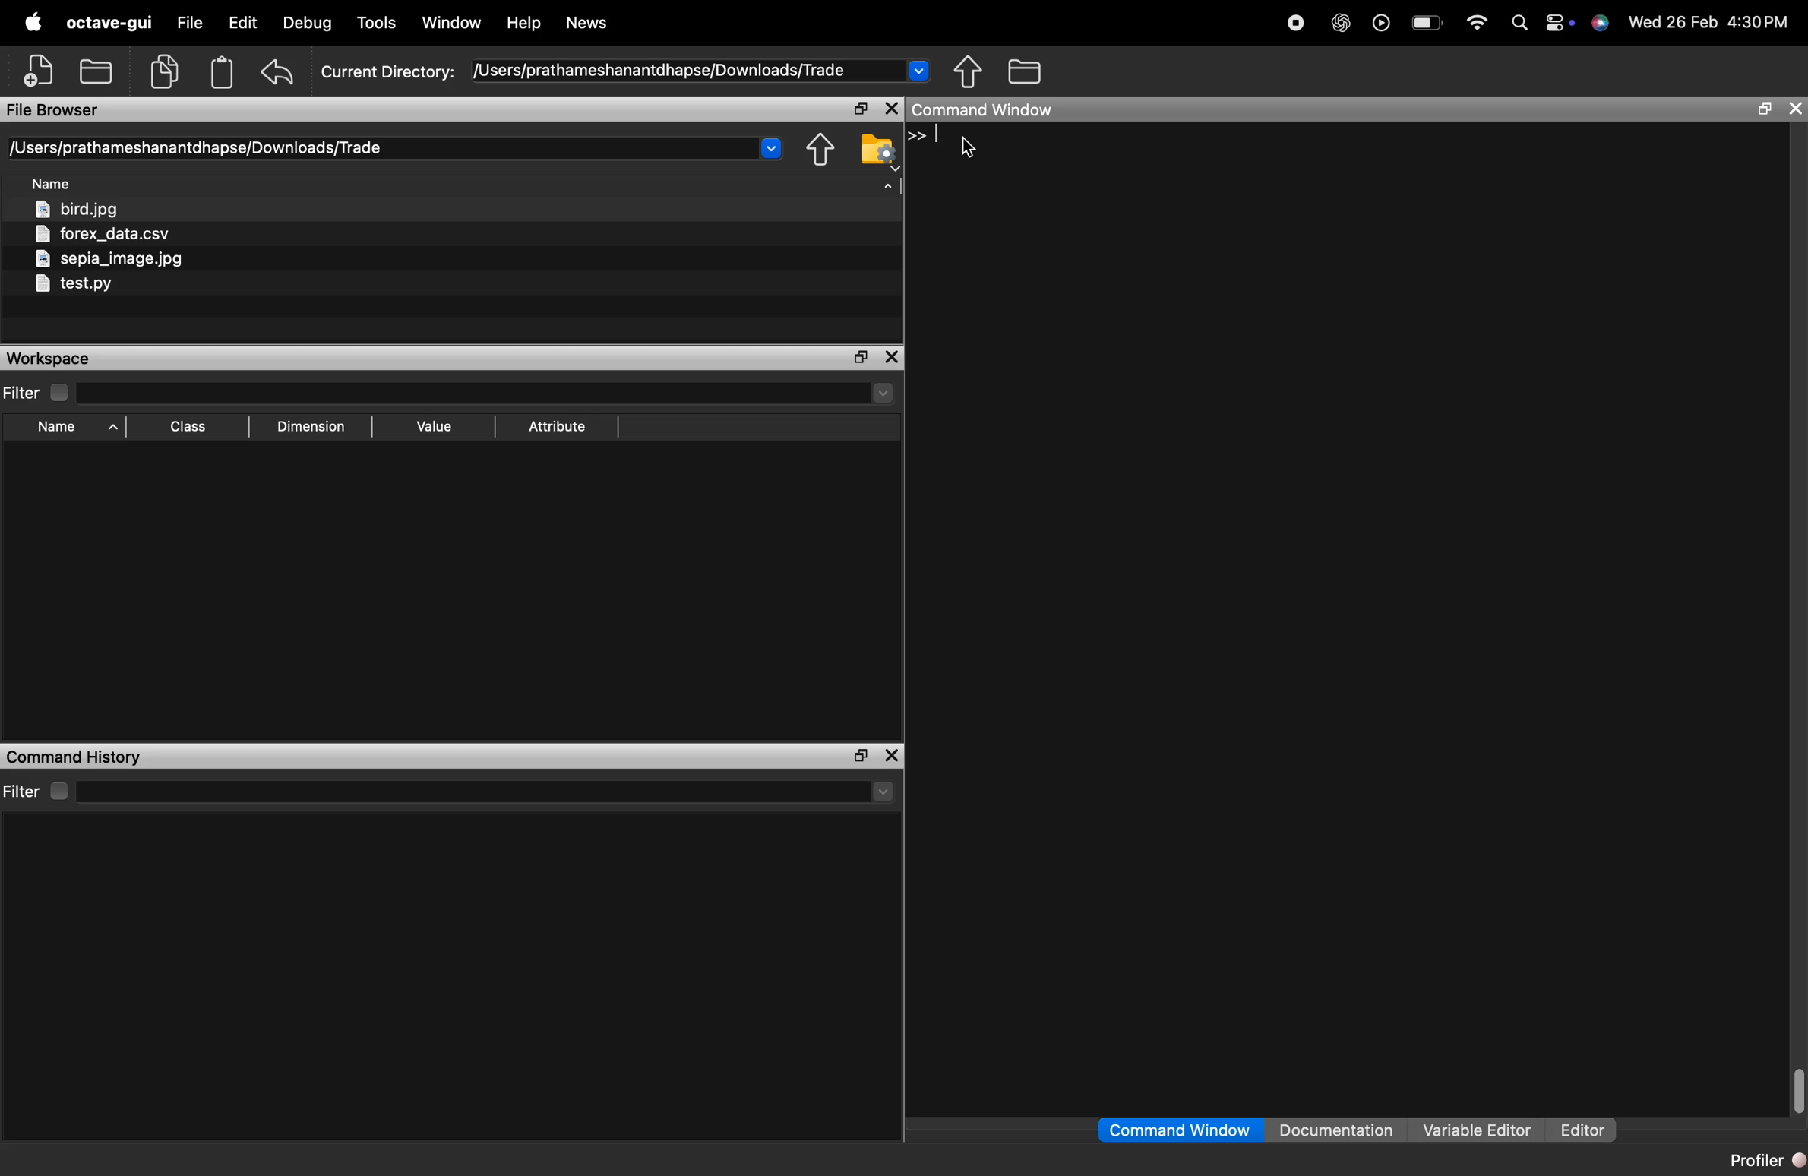 This screenshot has height=1176, width=1808. What do you see at coordinates (1519, 27) in the screenshot?
I see `search` at bounding box center [1519, 27].